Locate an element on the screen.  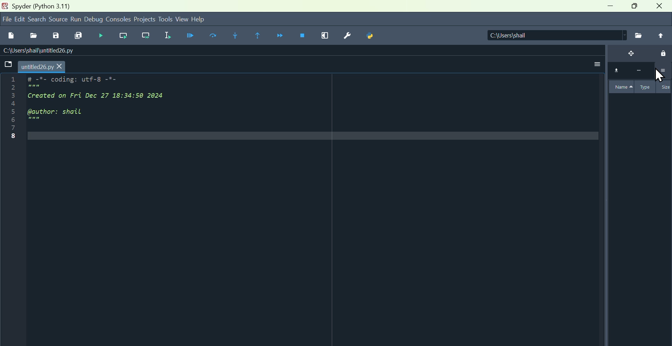
Python path manager is located at coordinates (372, 37).